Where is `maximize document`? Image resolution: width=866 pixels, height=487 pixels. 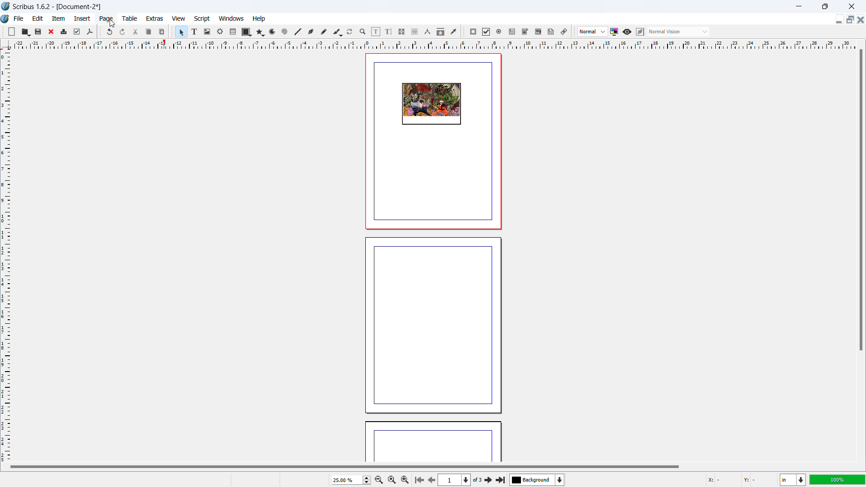
maximize document is located at coordinates (849, 19).